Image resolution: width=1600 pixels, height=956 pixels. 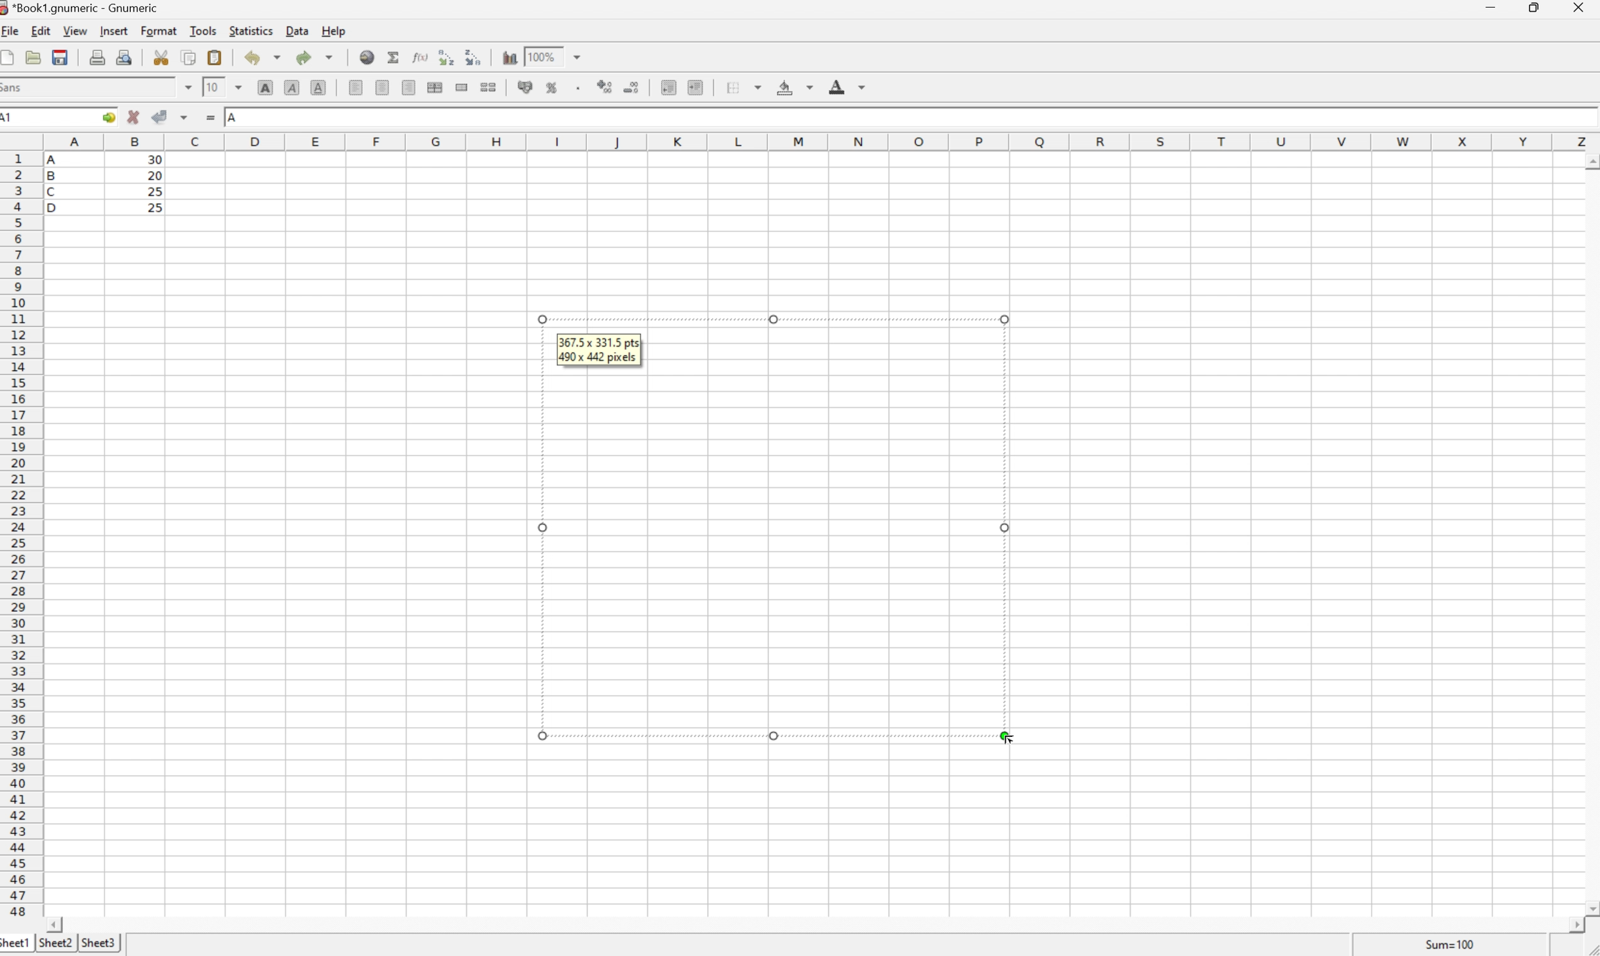 What do you see at coordinates (57, 924) in the screenshot?
I see `Scroll Left` at bounding box center [57, 924].